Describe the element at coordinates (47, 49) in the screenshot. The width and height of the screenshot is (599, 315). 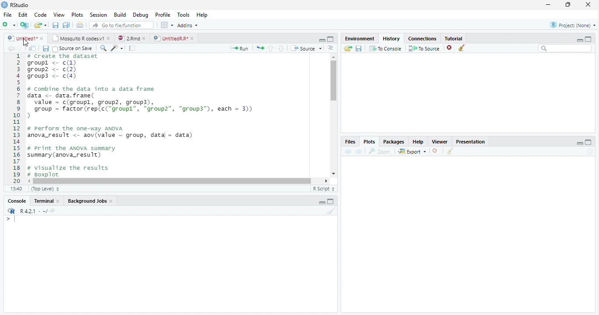
I see `Save all` at that location.